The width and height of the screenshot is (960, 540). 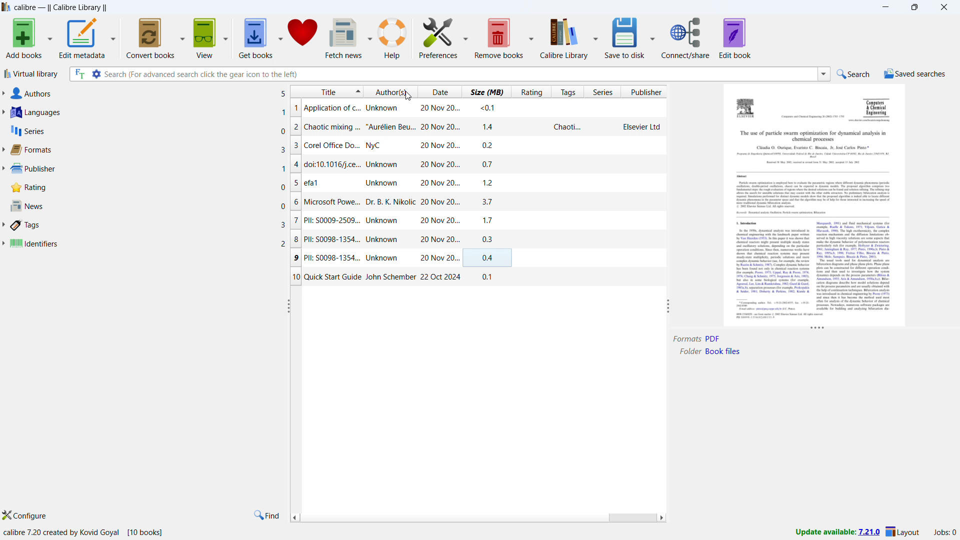 What do you see at coordinates (296, 259) in the screenshot?
I see `9` at bounding box center [296, 259].